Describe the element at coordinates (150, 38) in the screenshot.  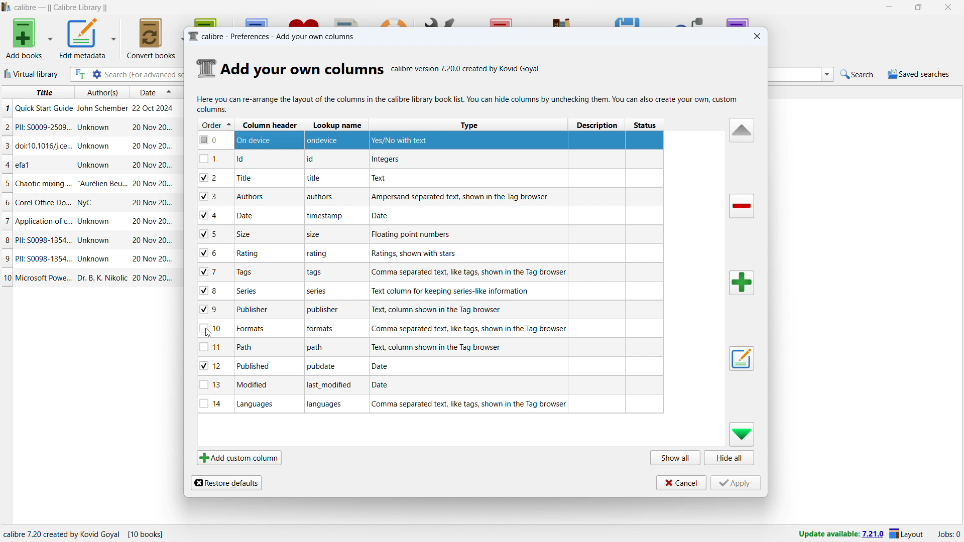
I see `convert books` at that location.